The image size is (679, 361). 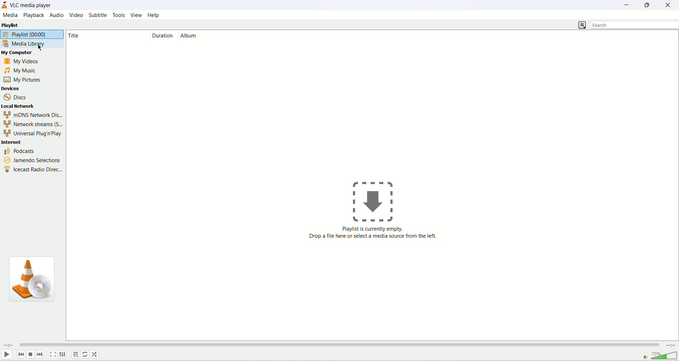 What do you see at coordinates (94, 35) in the screenshot?
I see `title` at bounding box center [94, 35].